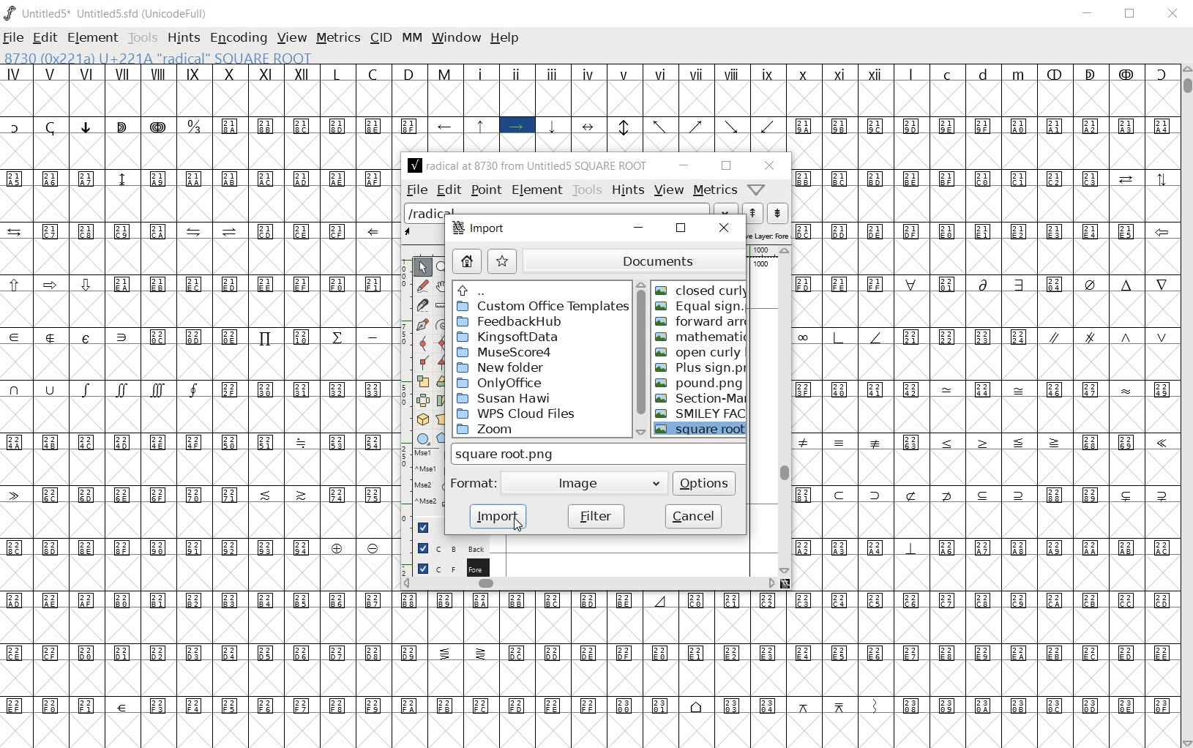  I want to click on flip the selection, so click(422, 400).